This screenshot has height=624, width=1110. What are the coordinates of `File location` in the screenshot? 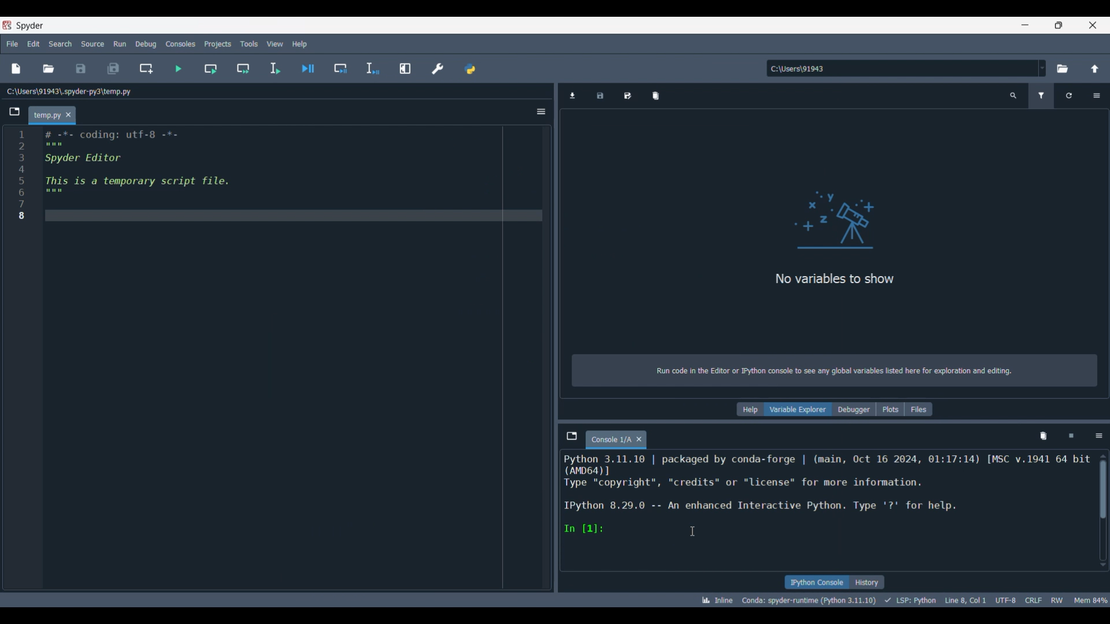 It's located at (68, 91).